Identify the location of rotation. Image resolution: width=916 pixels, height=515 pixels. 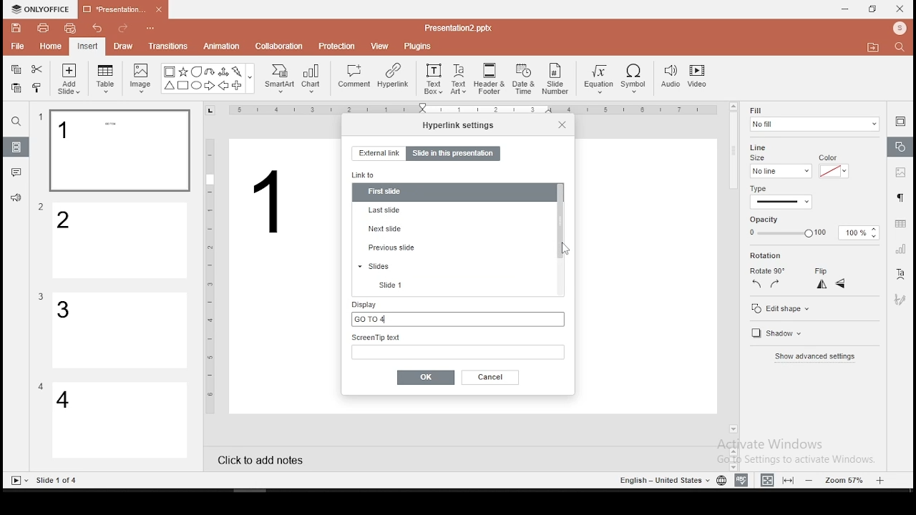
(789, 256).